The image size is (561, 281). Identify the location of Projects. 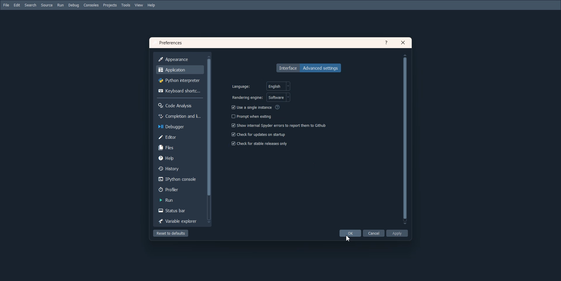
(110, 5).